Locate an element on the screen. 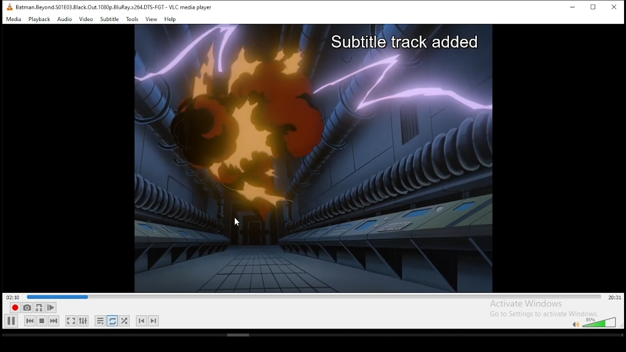 The image size is (626, 352). mouse pointer is located at coordinates (237, 223).